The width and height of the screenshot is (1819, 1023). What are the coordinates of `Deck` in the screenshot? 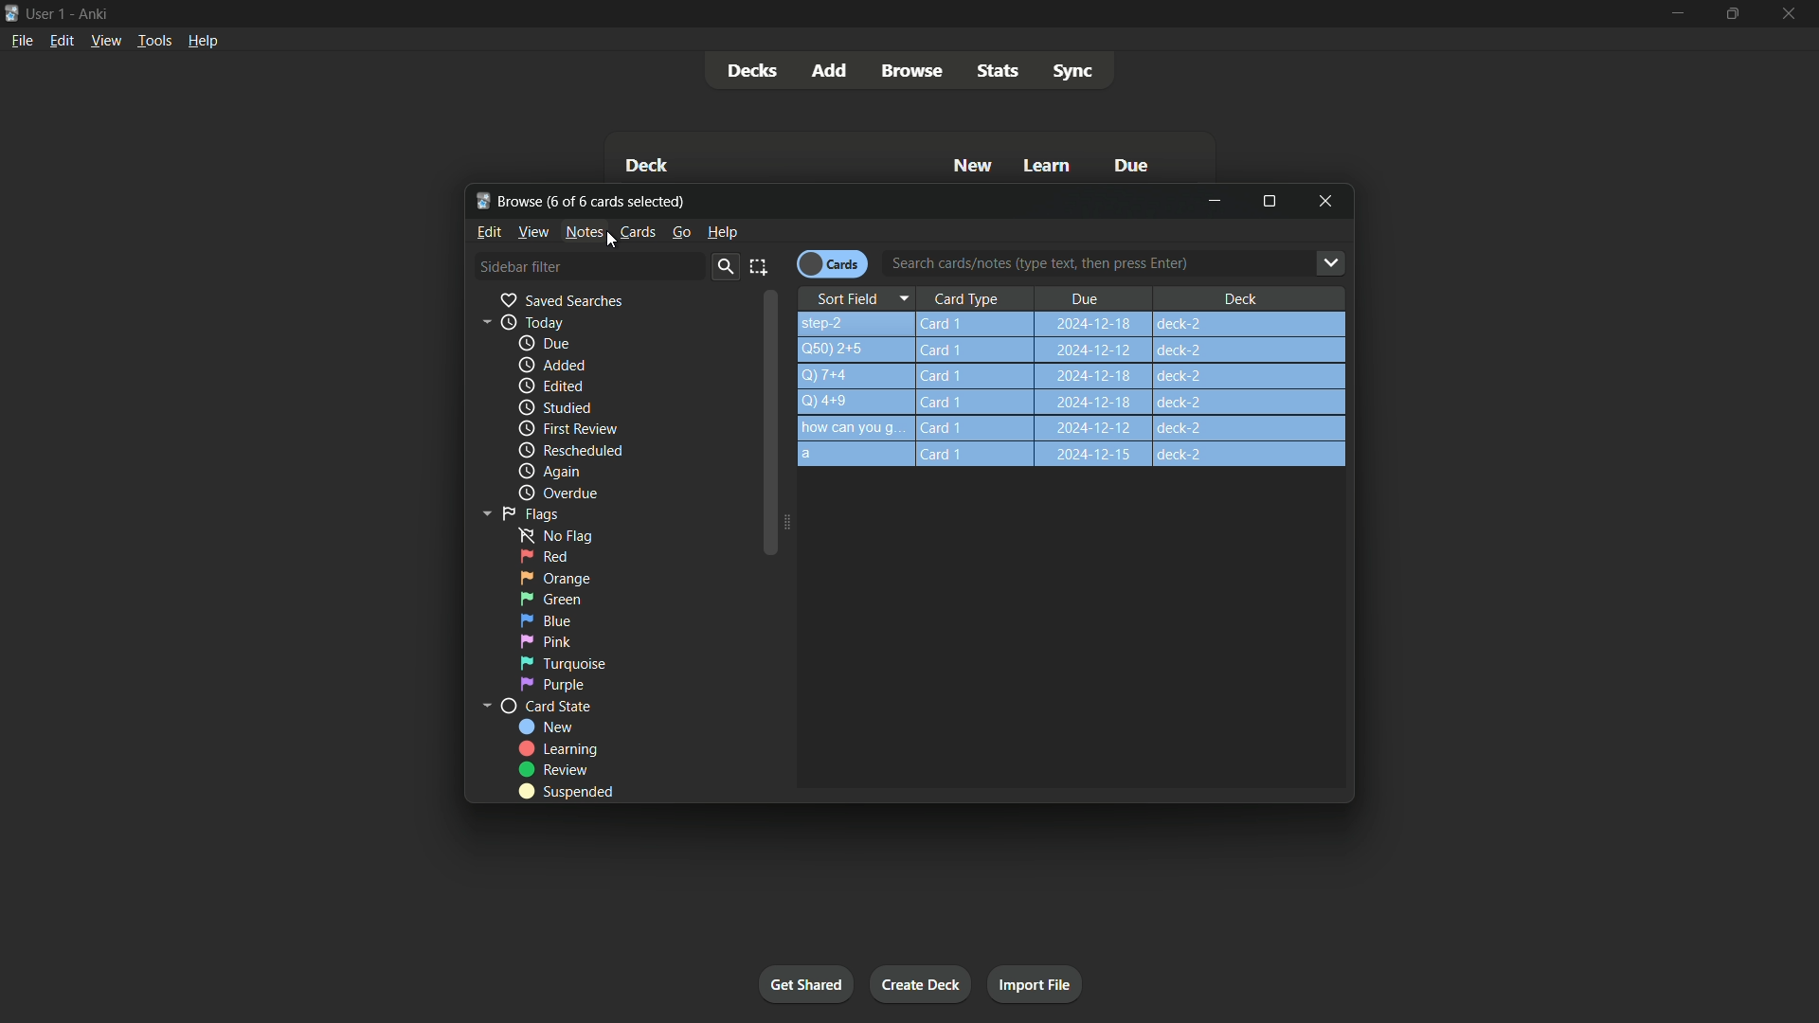 It's located at (649, 165).